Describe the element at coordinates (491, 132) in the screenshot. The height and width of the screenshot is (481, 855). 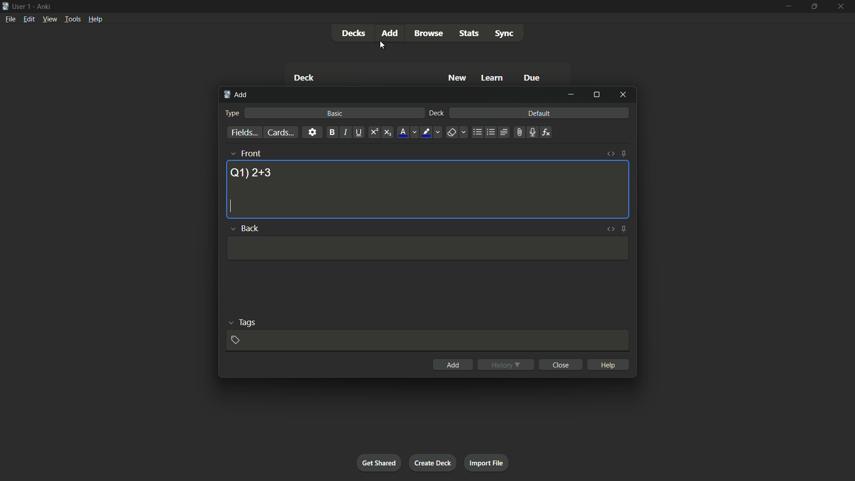
I see `ordered list` at that location.